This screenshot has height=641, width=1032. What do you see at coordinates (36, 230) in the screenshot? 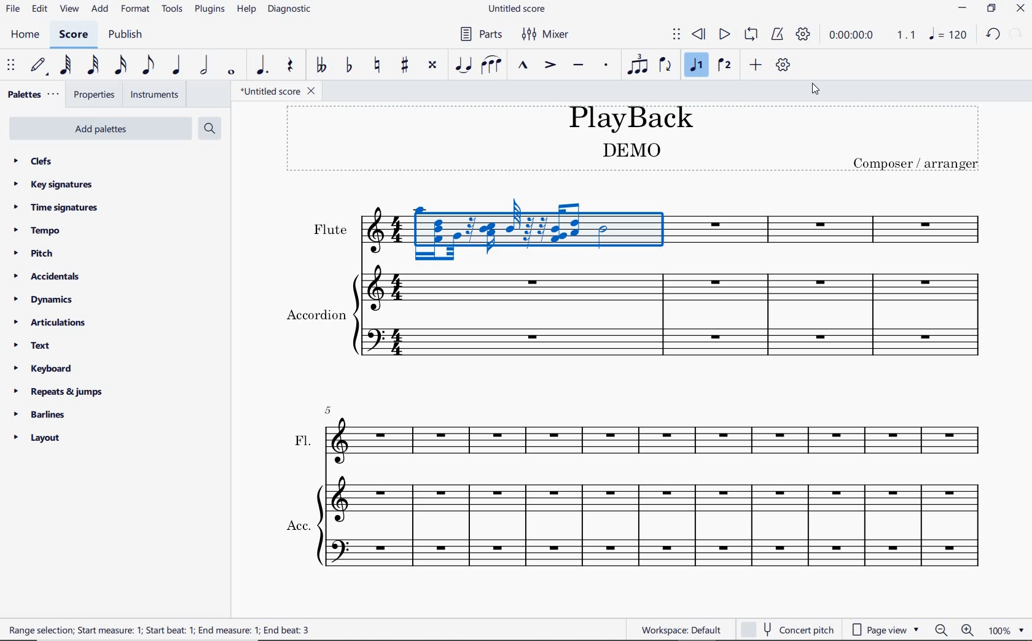
I see `tempo` at bounding box center [36, 230].